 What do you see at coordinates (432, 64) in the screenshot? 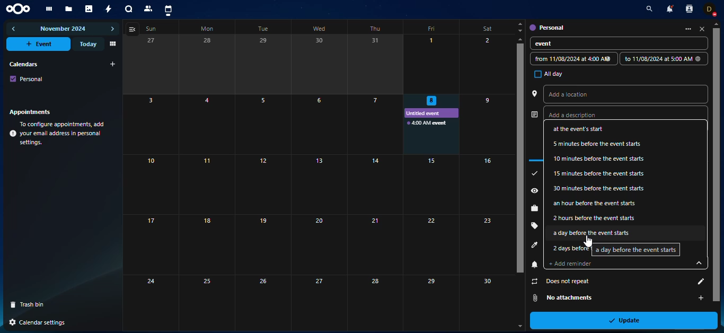
I see `1` at bounding box center [432, 64].